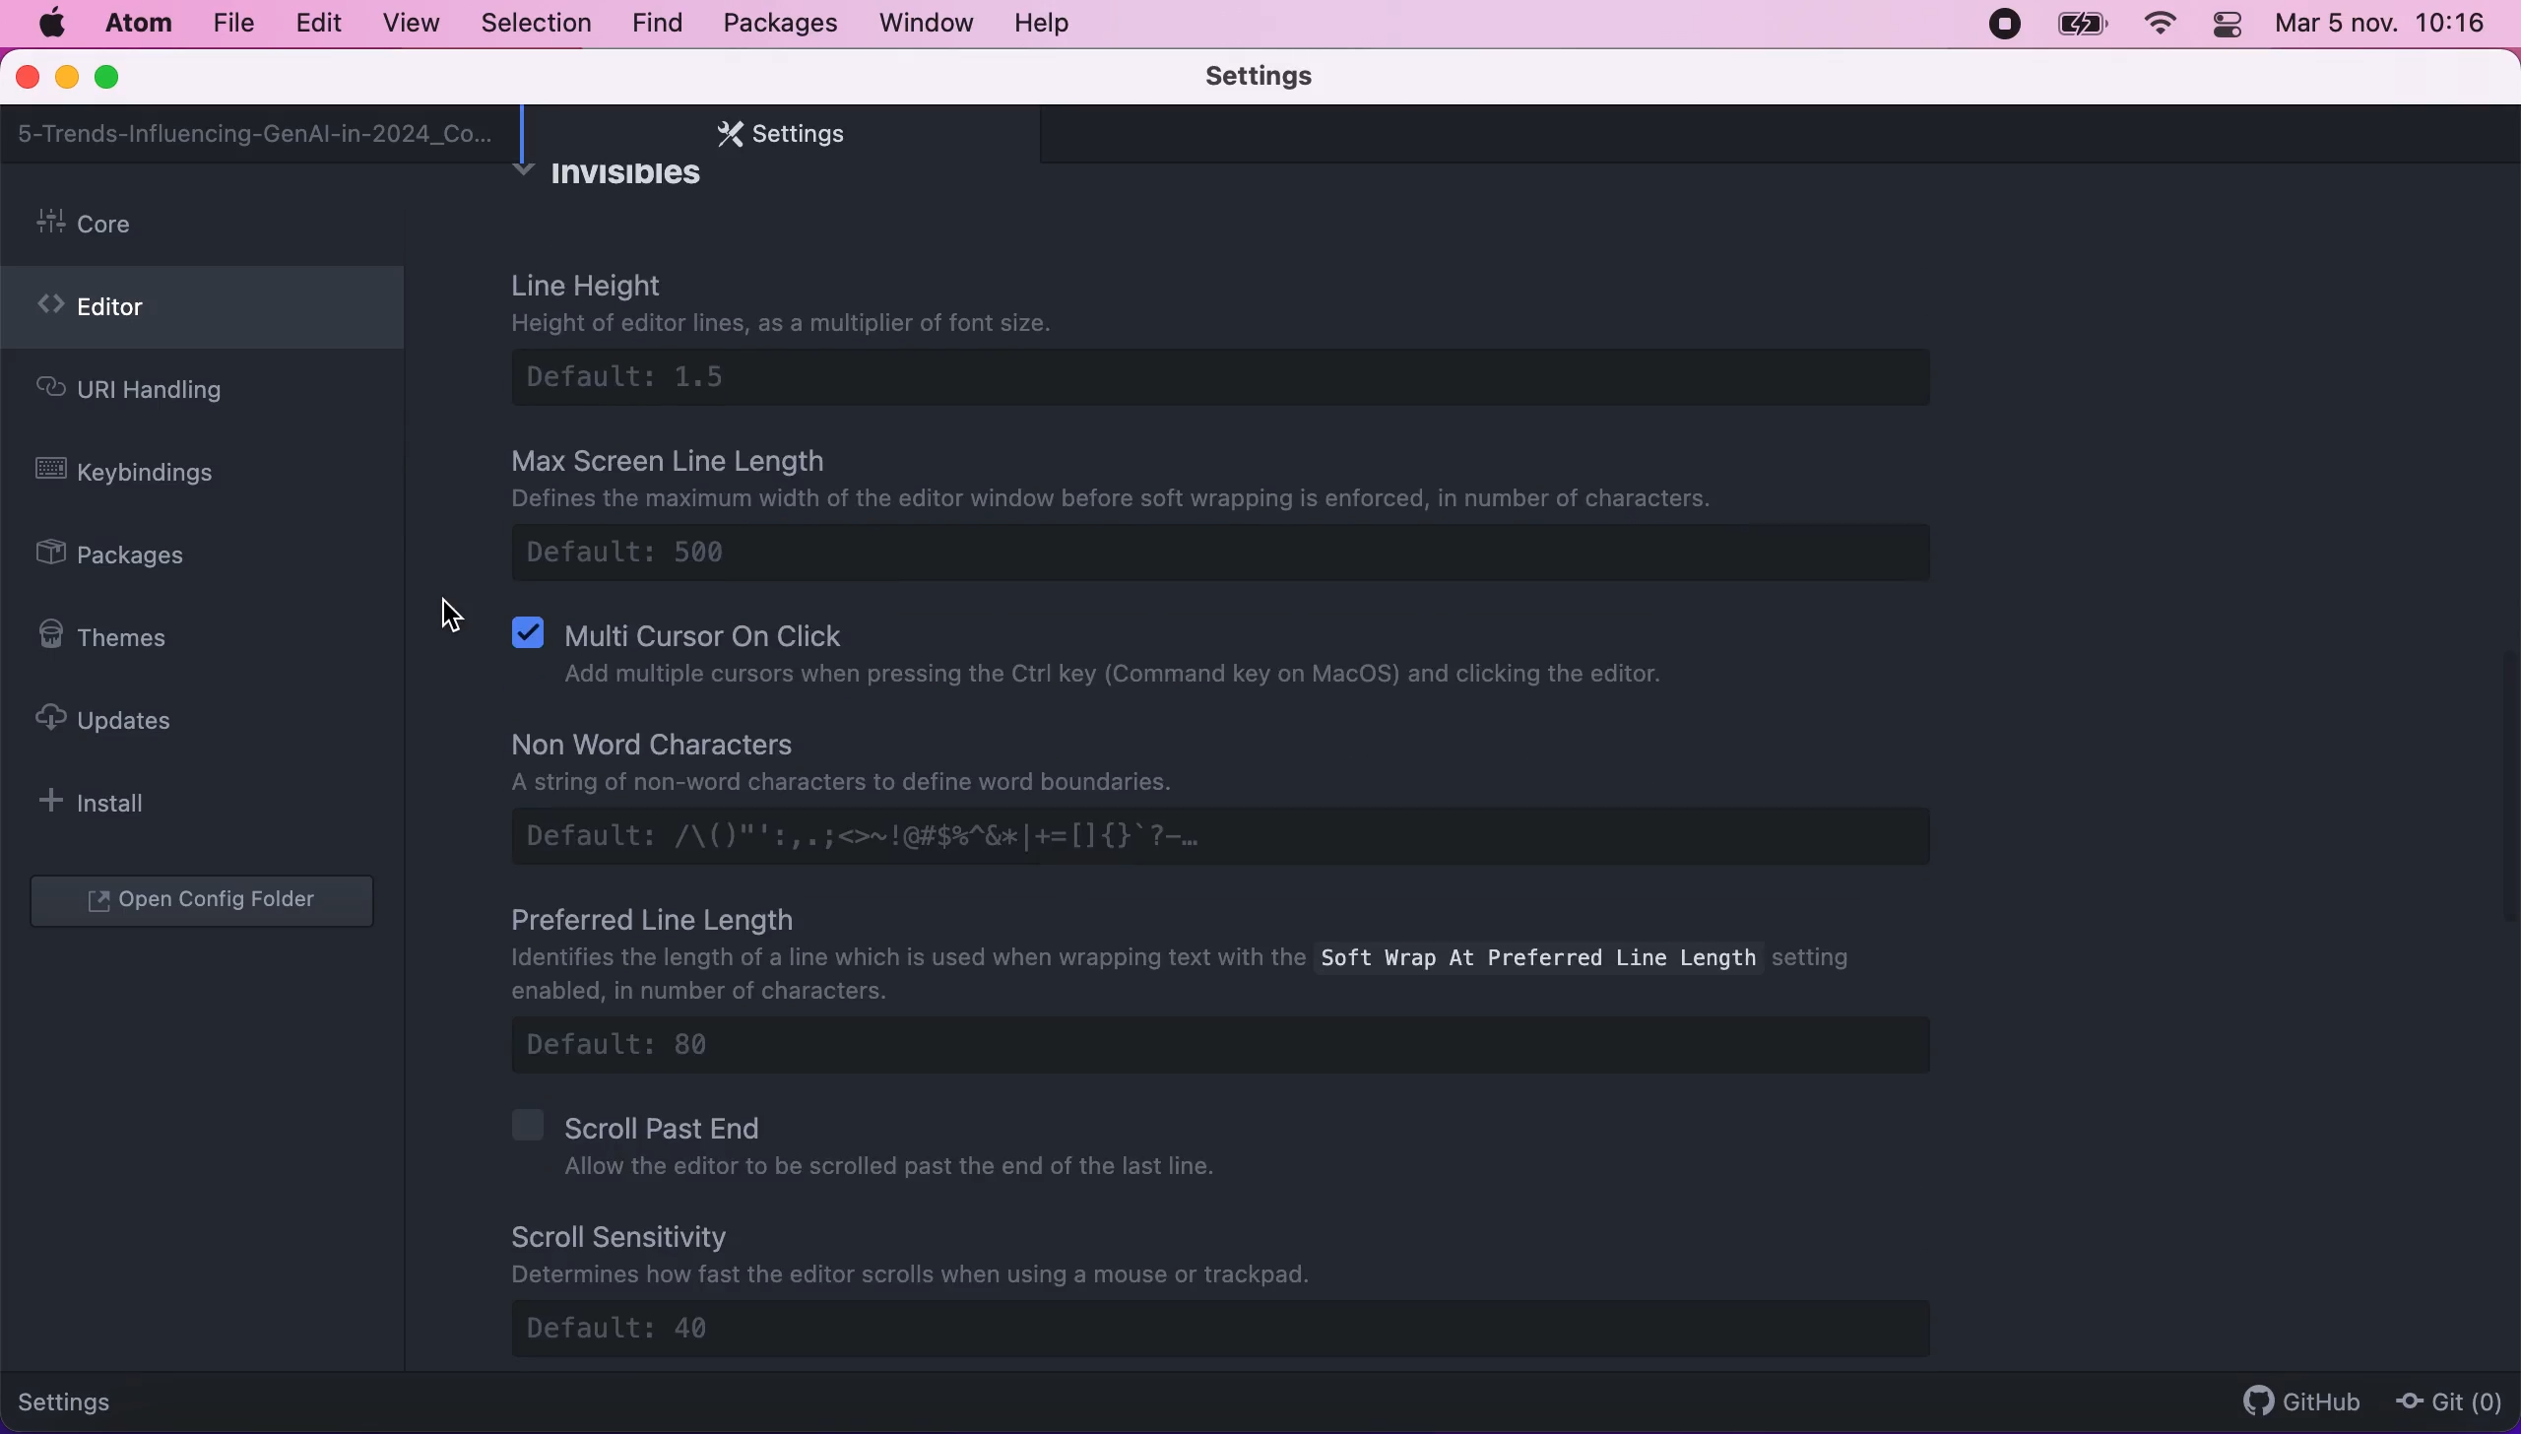  What do you see at coordinates (231, 24) in the screenshot?
I see `file` at bounding box center [231, 24].